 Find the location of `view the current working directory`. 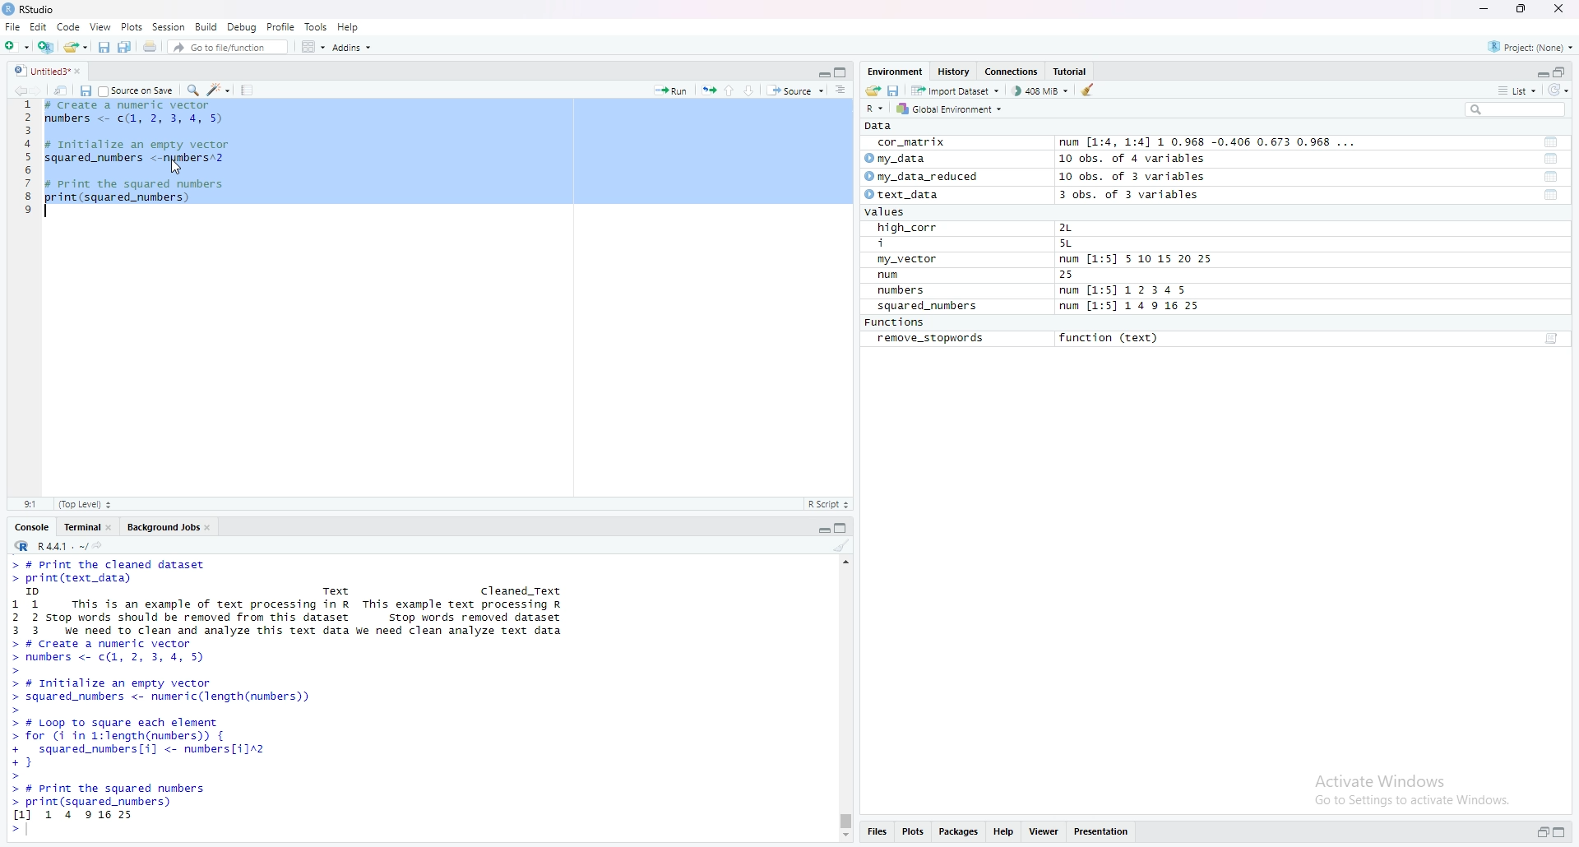

view the current working directory is located at coordinates (99, 544).